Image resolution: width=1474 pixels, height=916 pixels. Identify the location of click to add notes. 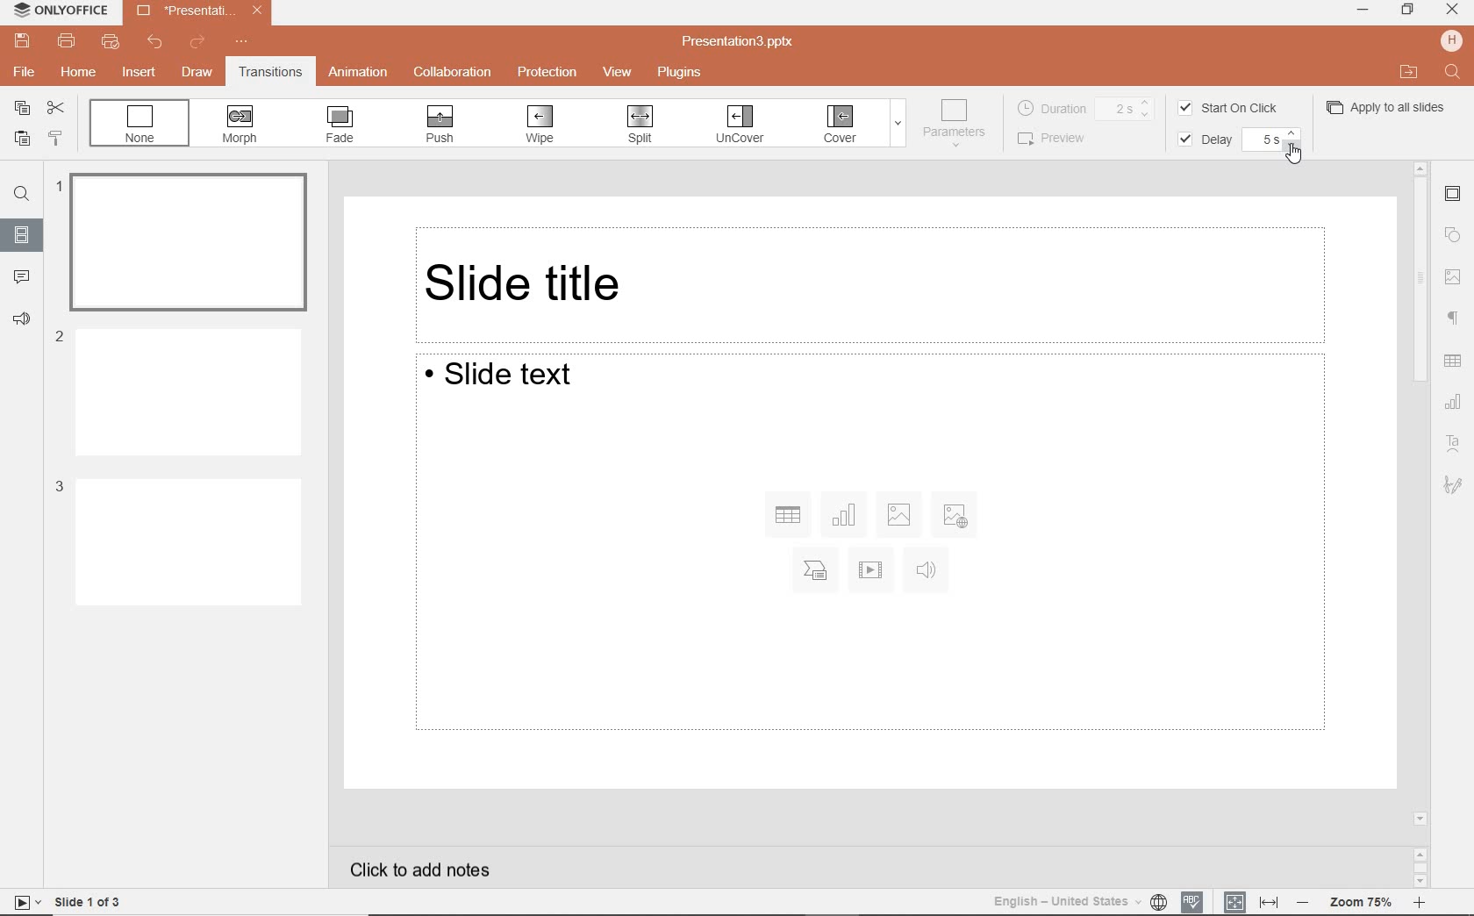
(427, 869).